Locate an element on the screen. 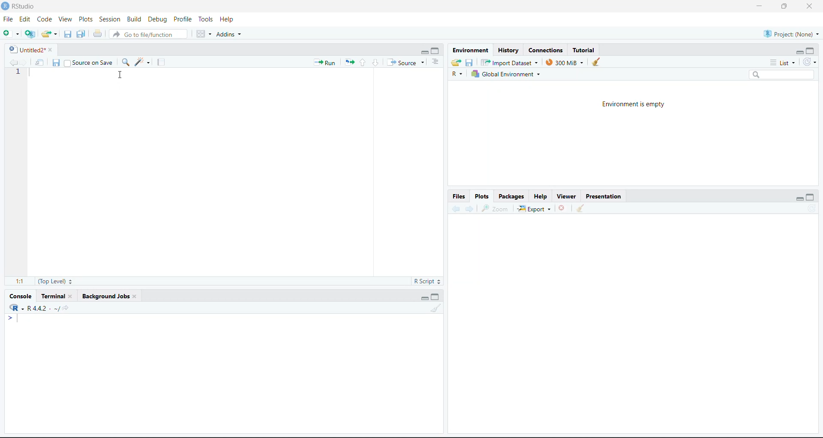 Image resolution: width=823 pixels, height=438 pixels. save all open documents is located at coordinates (81, 33).